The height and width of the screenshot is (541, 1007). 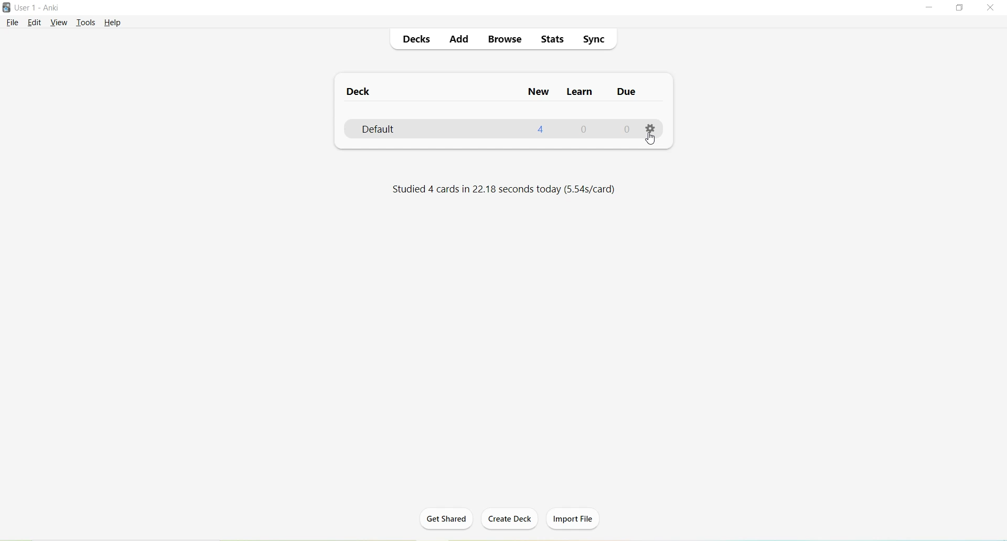 I want to click on Default, so click(x=390, y=129).